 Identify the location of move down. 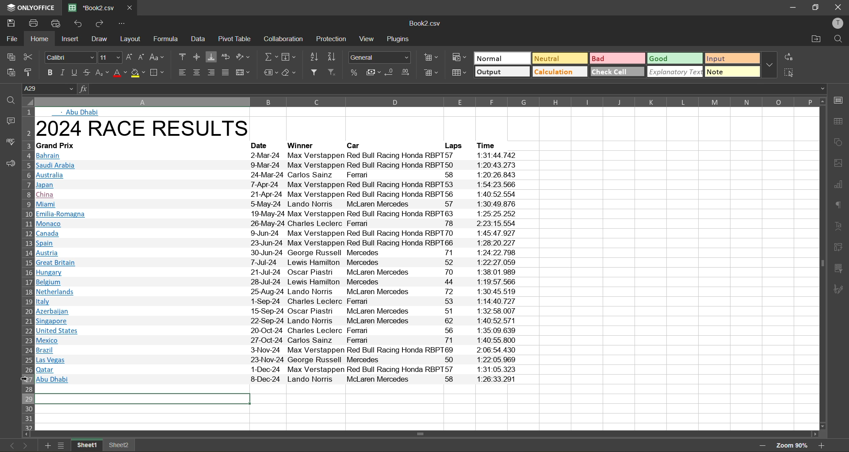
(820, 426).